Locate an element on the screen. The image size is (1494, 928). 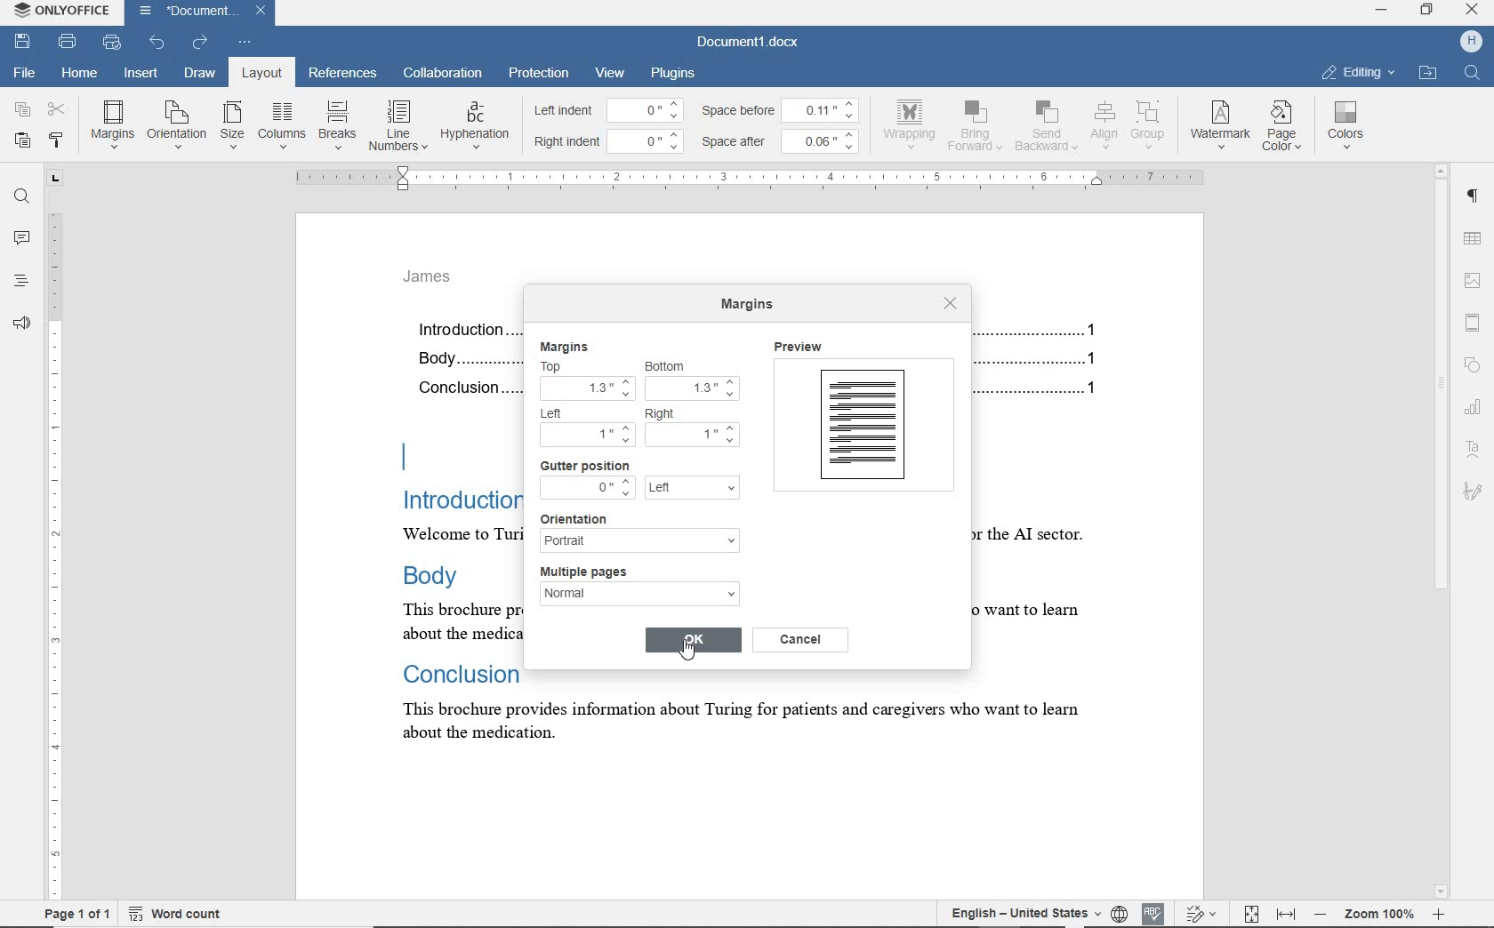
OPEN LINK LOCATION is located at coordinates (1431, 72).